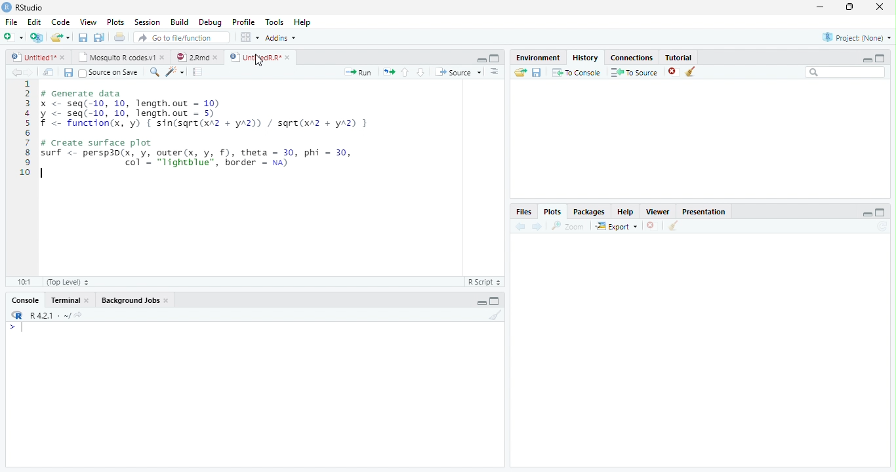  What do you see at coordinates (31, 56) in the screenshot?
I see `Untitled1*` at bounding box center [31, 56].